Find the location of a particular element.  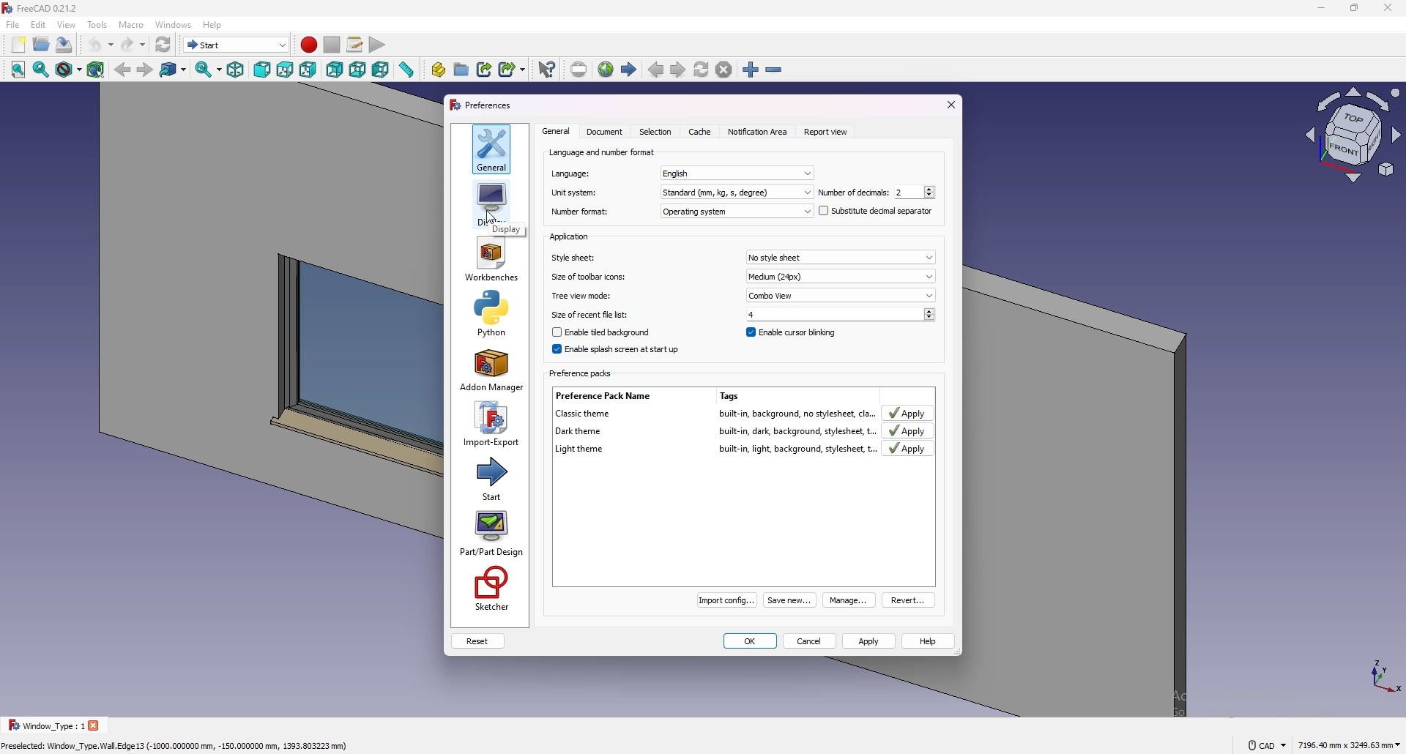

fit all is located at coordinates (16, 70).